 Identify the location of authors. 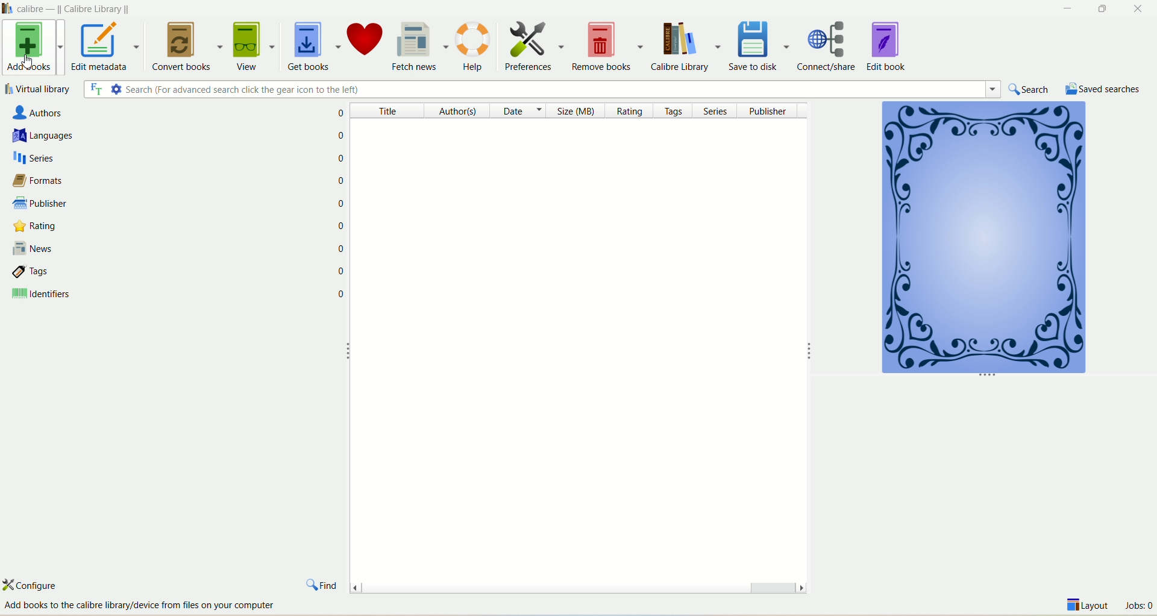
(454, 112).